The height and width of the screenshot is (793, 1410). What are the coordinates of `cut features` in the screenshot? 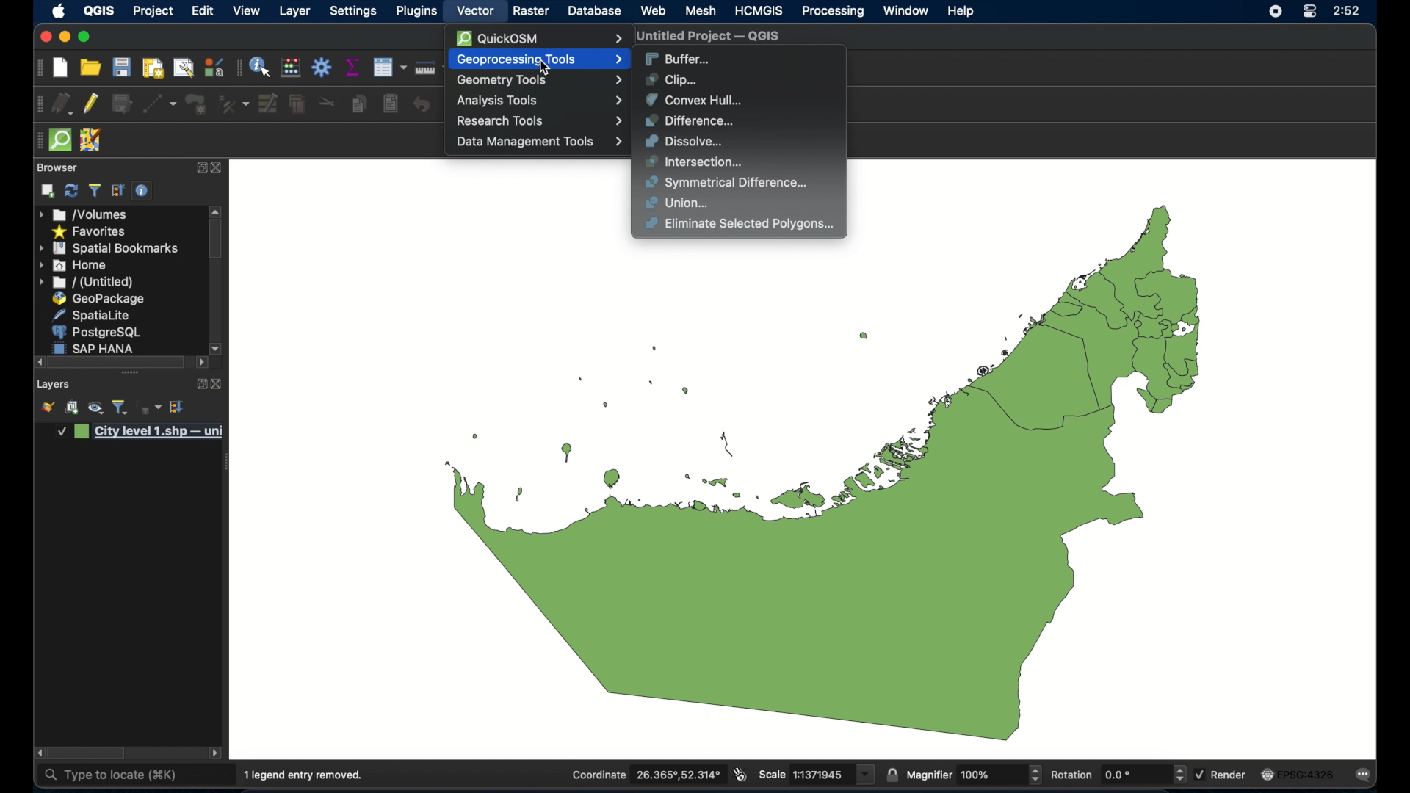 It's located at (327, 103).